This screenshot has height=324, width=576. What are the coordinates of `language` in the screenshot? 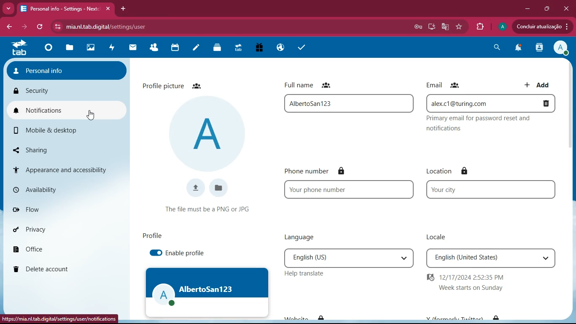 It's located at (349, 257).